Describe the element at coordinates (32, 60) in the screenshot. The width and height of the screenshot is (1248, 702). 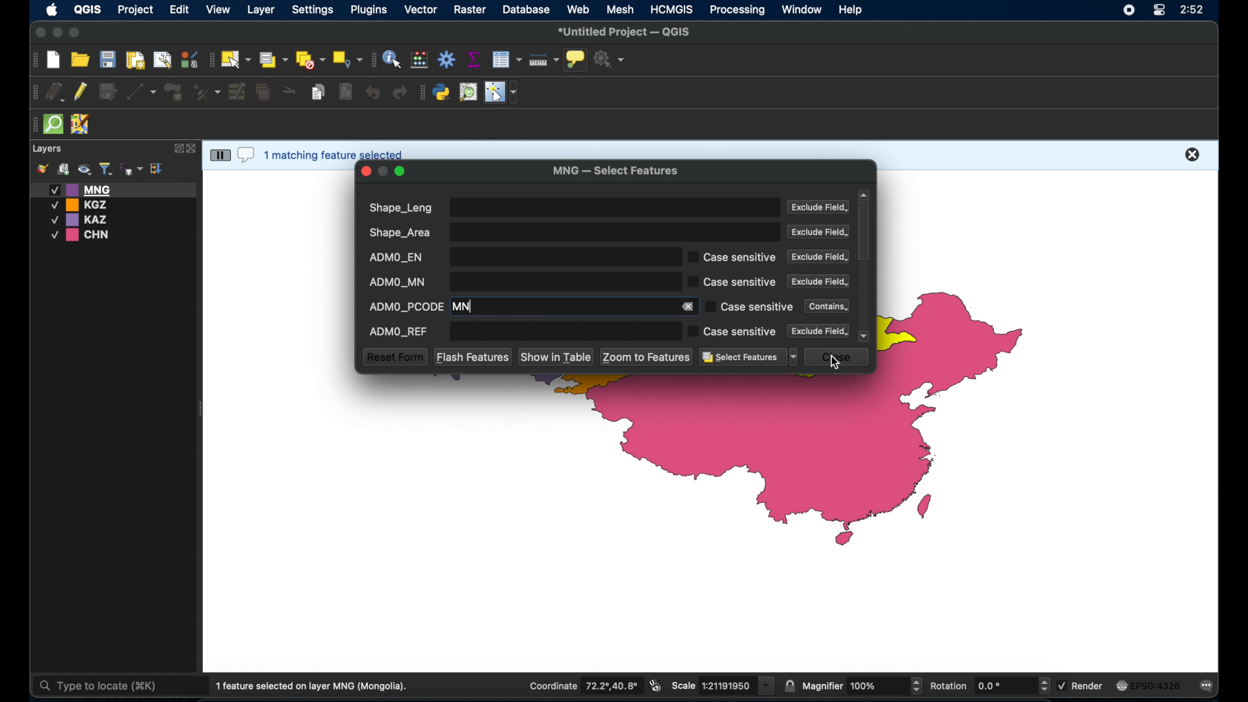
I see `project toolbar` at that location.